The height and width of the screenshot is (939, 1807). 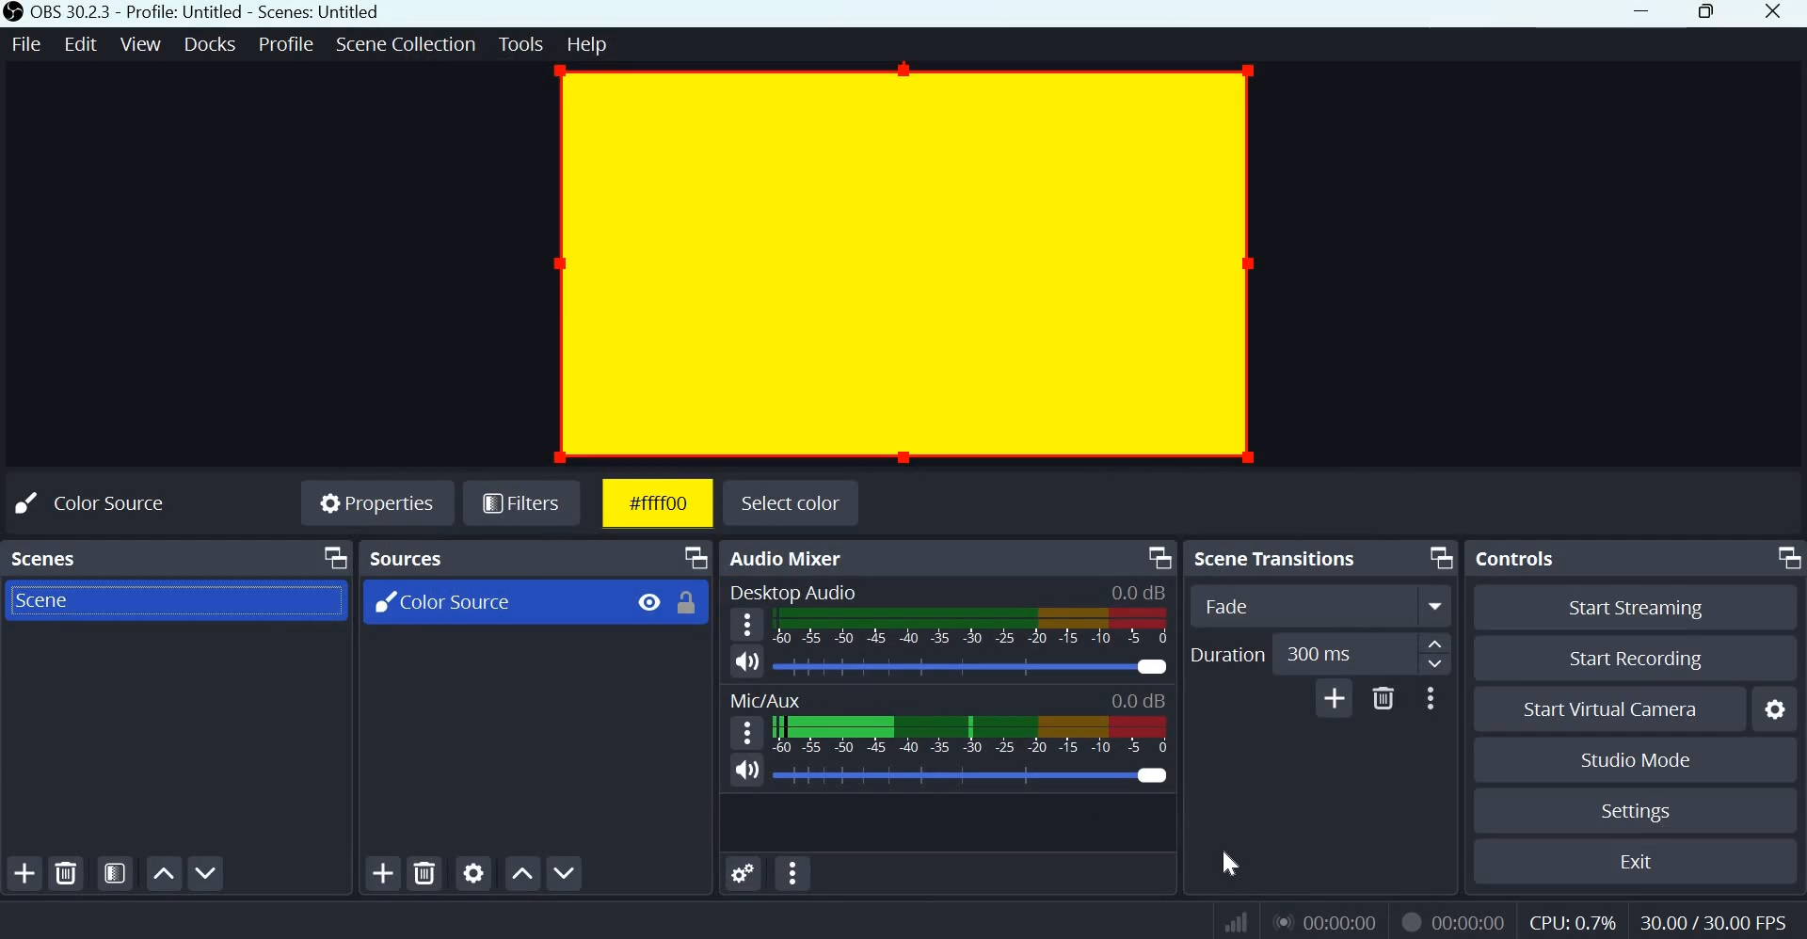 What do you see at coordinates (528, 504) in the screenshot?
I see `Filters` at bounding box center [528, 504].